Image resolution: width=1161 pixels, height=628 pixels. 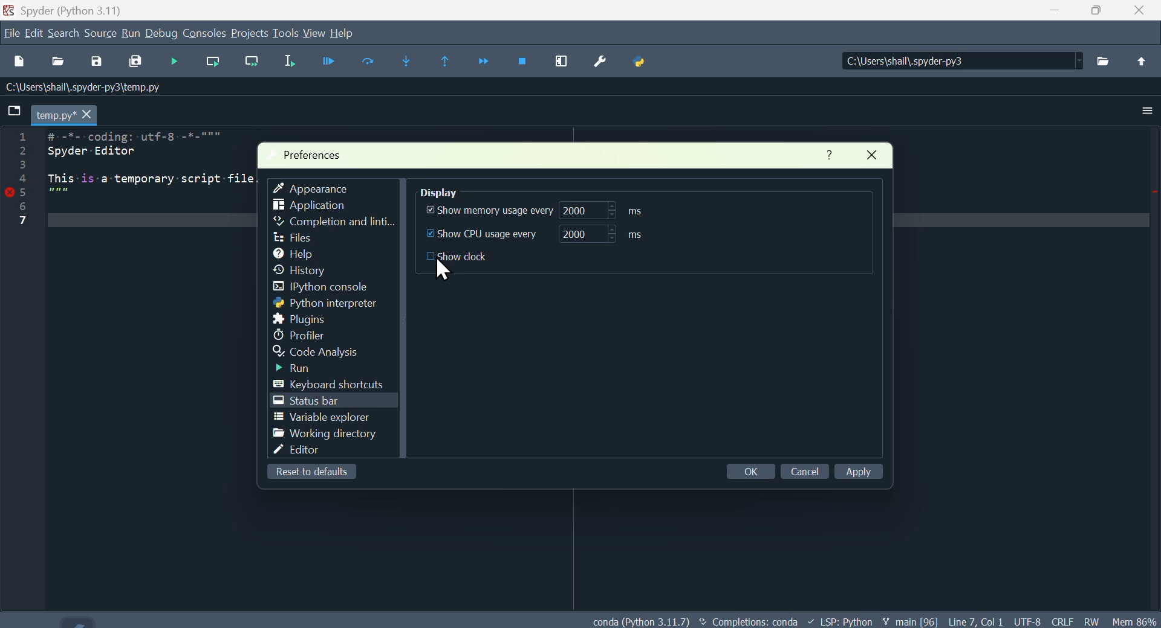 I want to click on Display, so click(x=455, y=189).